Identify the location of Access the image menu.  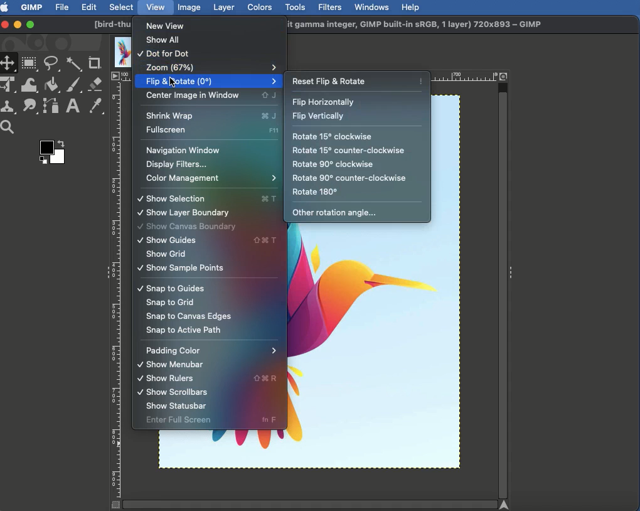
(115, 77).